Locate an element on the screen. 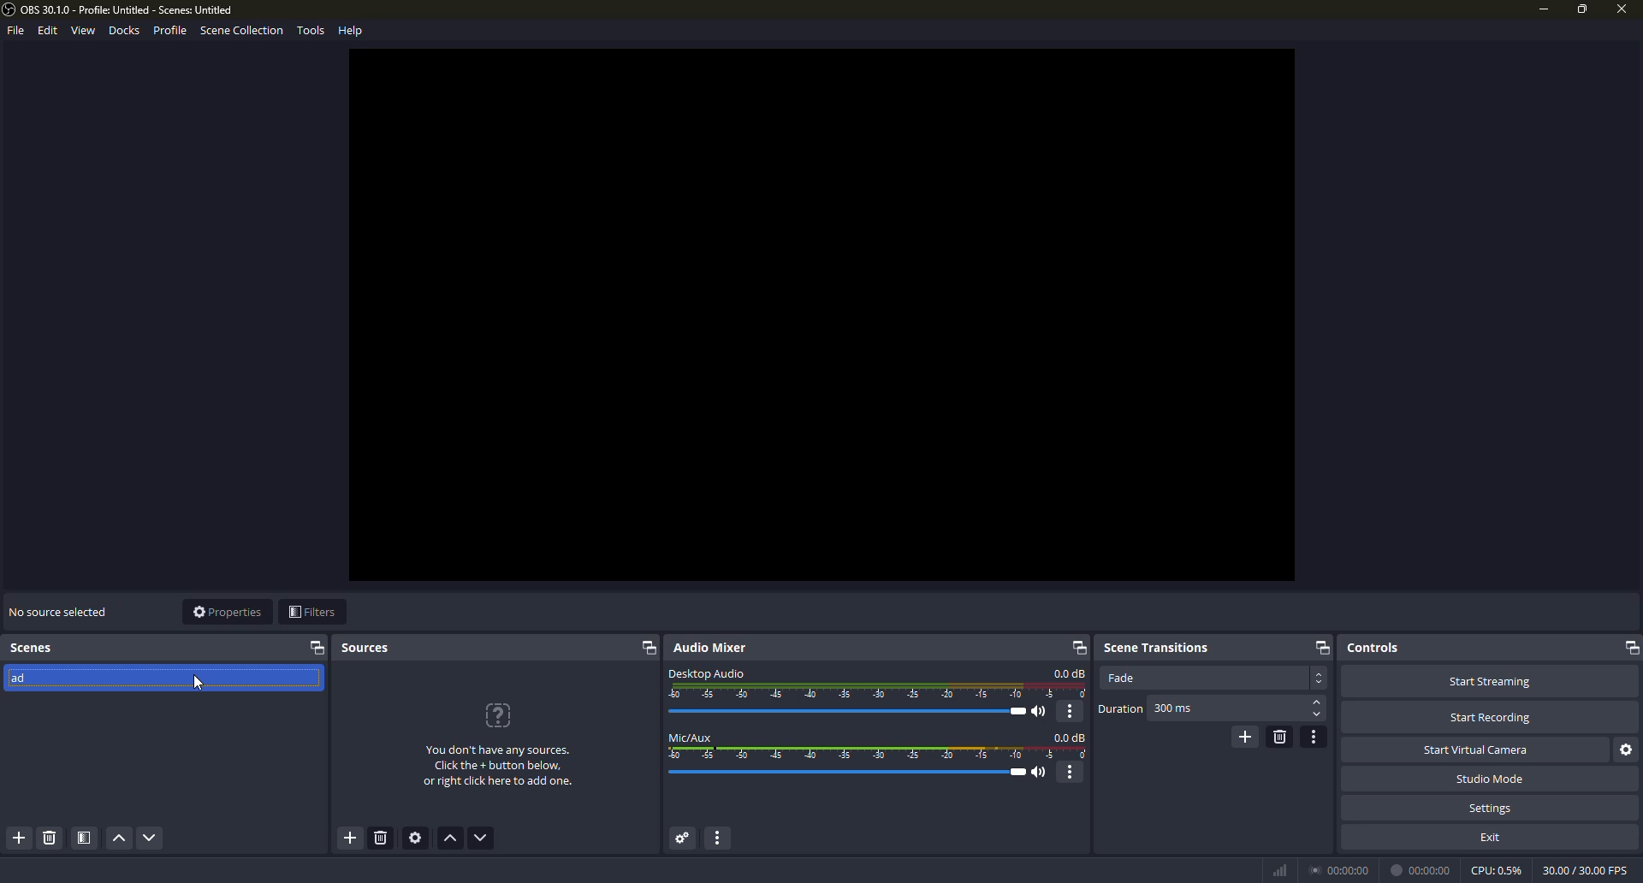 The height and width of the screenshot is (883, 1643). exit is located at coordinates (1492, 836).